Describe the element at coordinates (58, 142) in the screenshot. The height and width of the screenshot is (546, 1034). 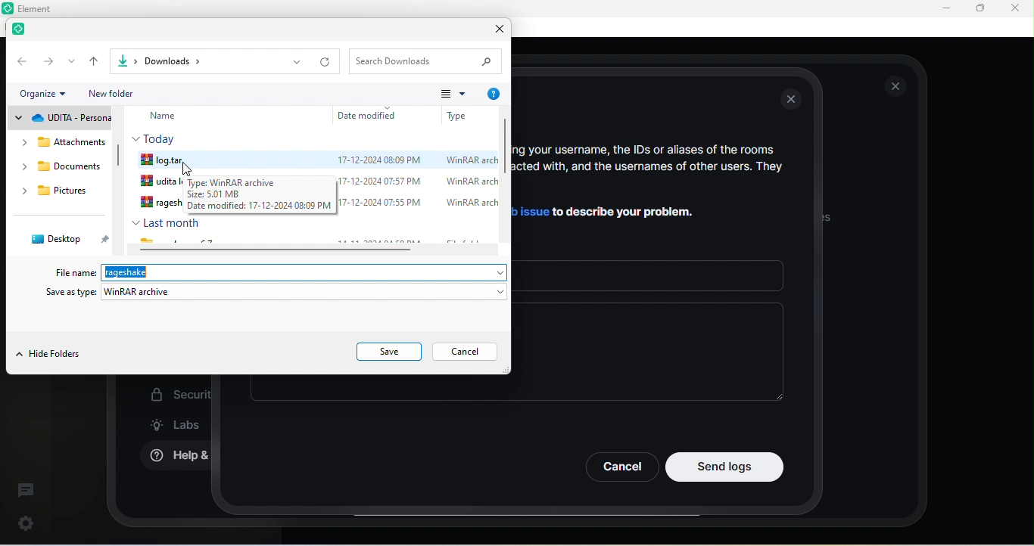
I see `attachments` at that location.